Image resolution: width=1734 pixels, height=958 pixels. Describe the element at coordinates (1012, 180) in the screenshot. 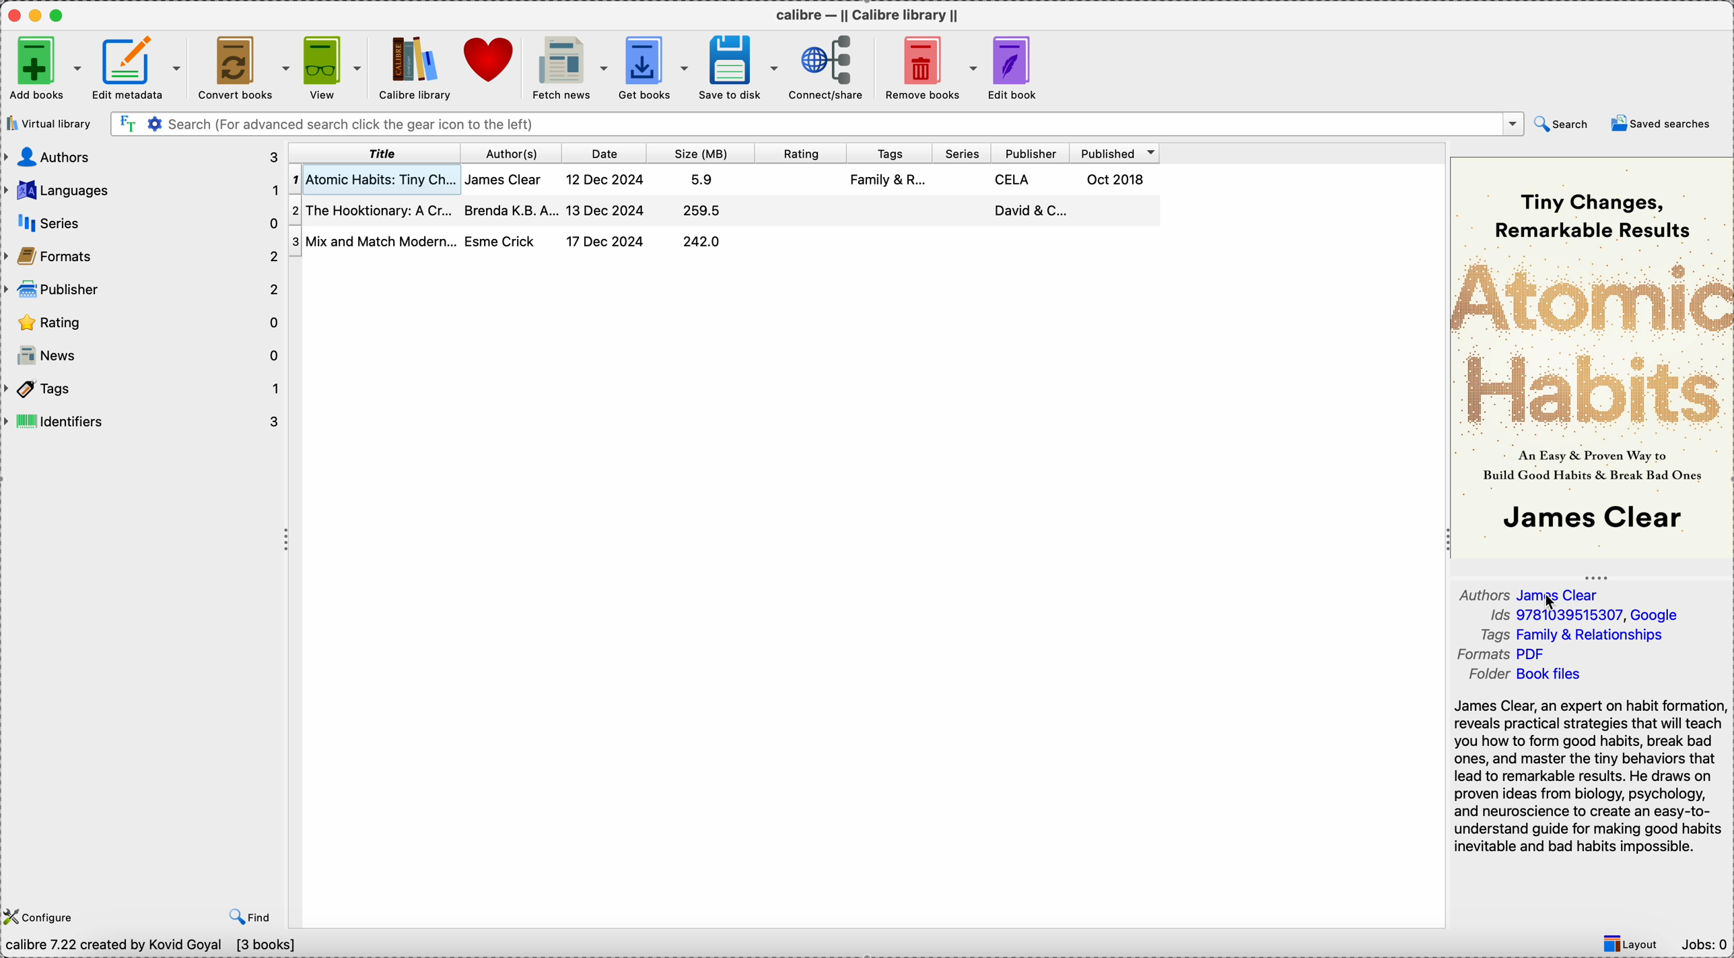

I see `CELA` at that location.